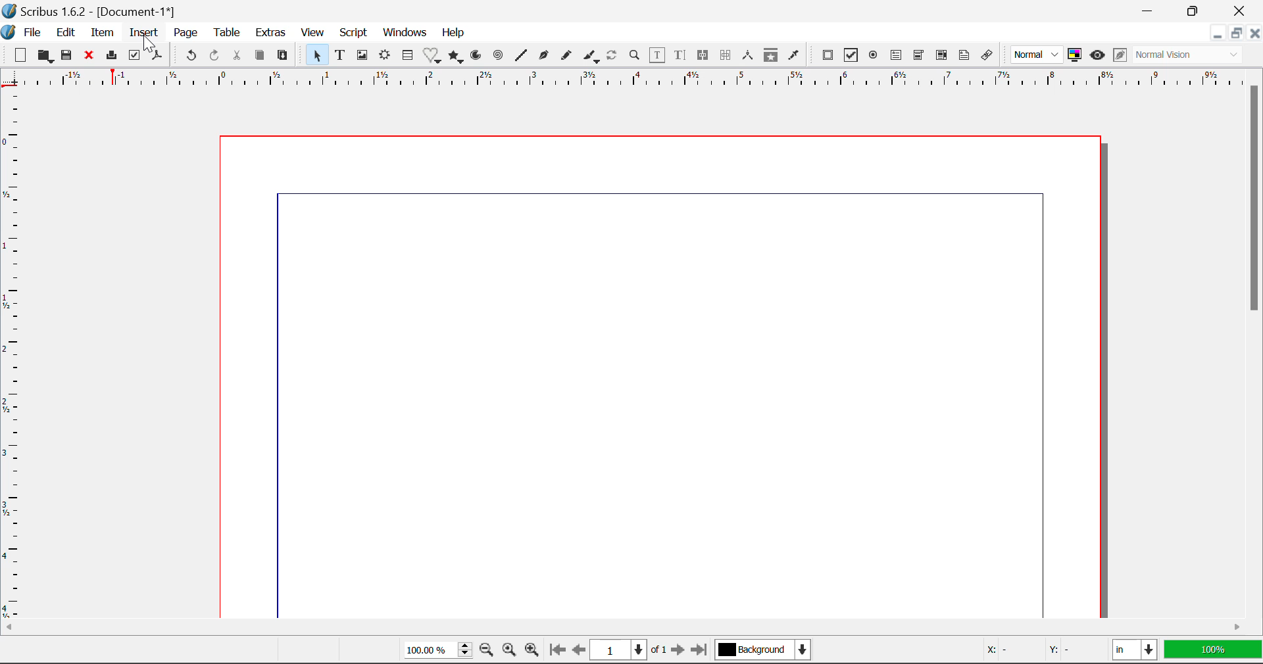  I want to click on Toggle color management system, so click(1075, 56).